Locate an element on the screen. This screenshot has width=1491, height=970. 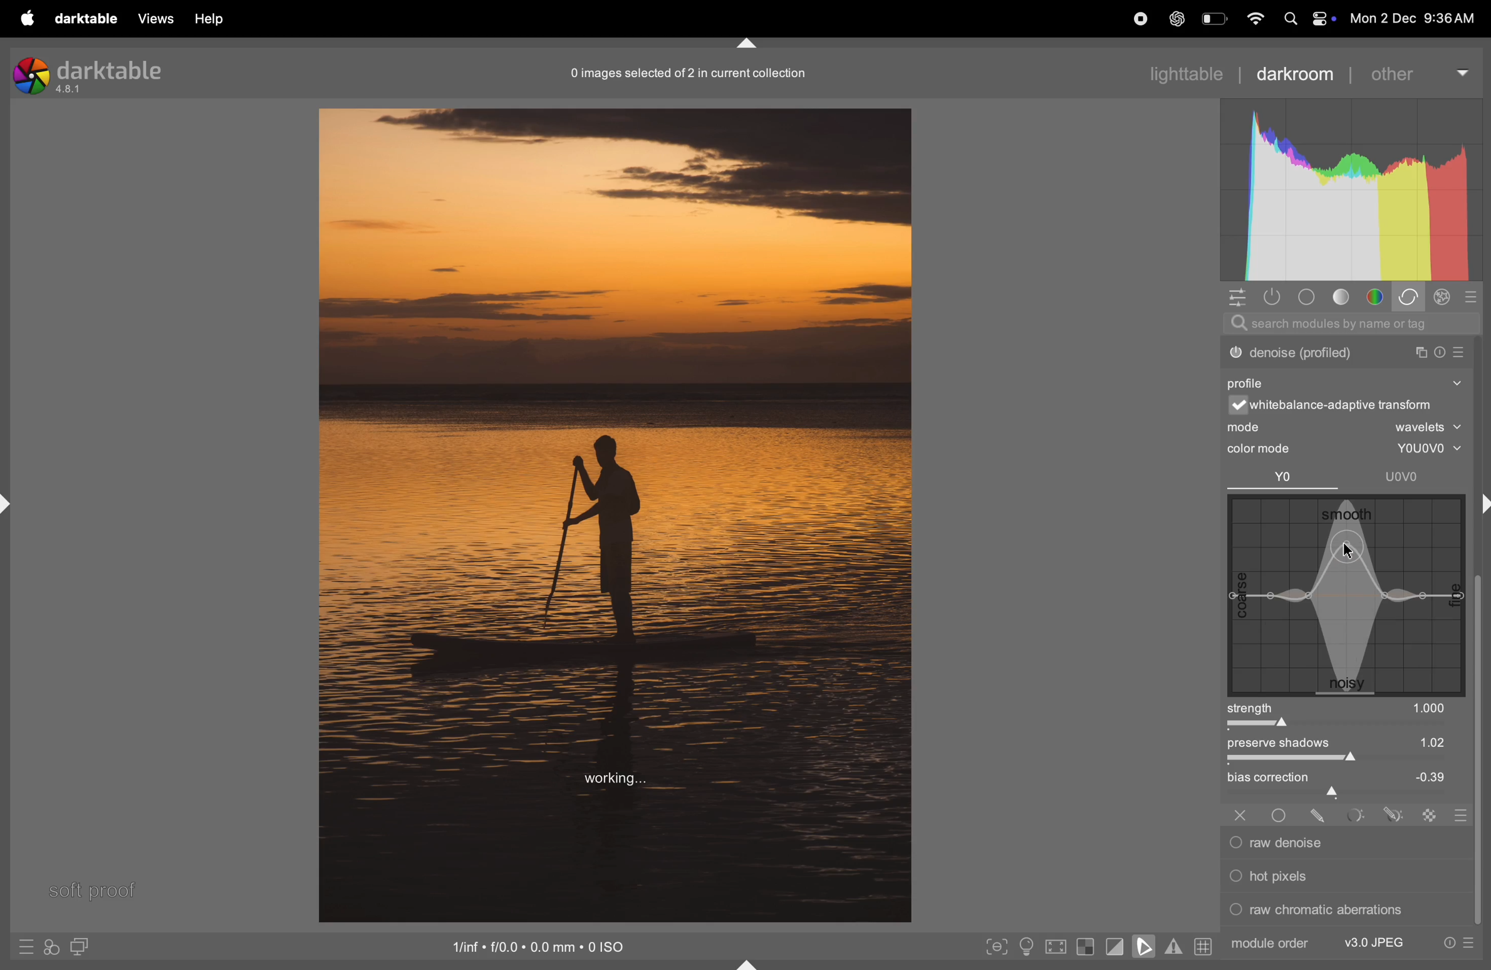
sign is located at coordinates (1430, 814).